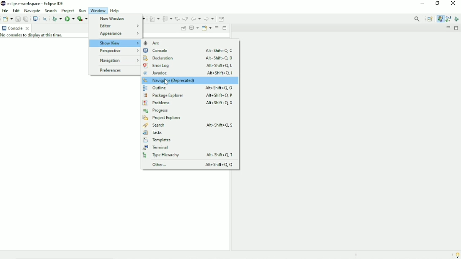 The image size is (461, 259). I want to click on Maximize, so click(457, 28).